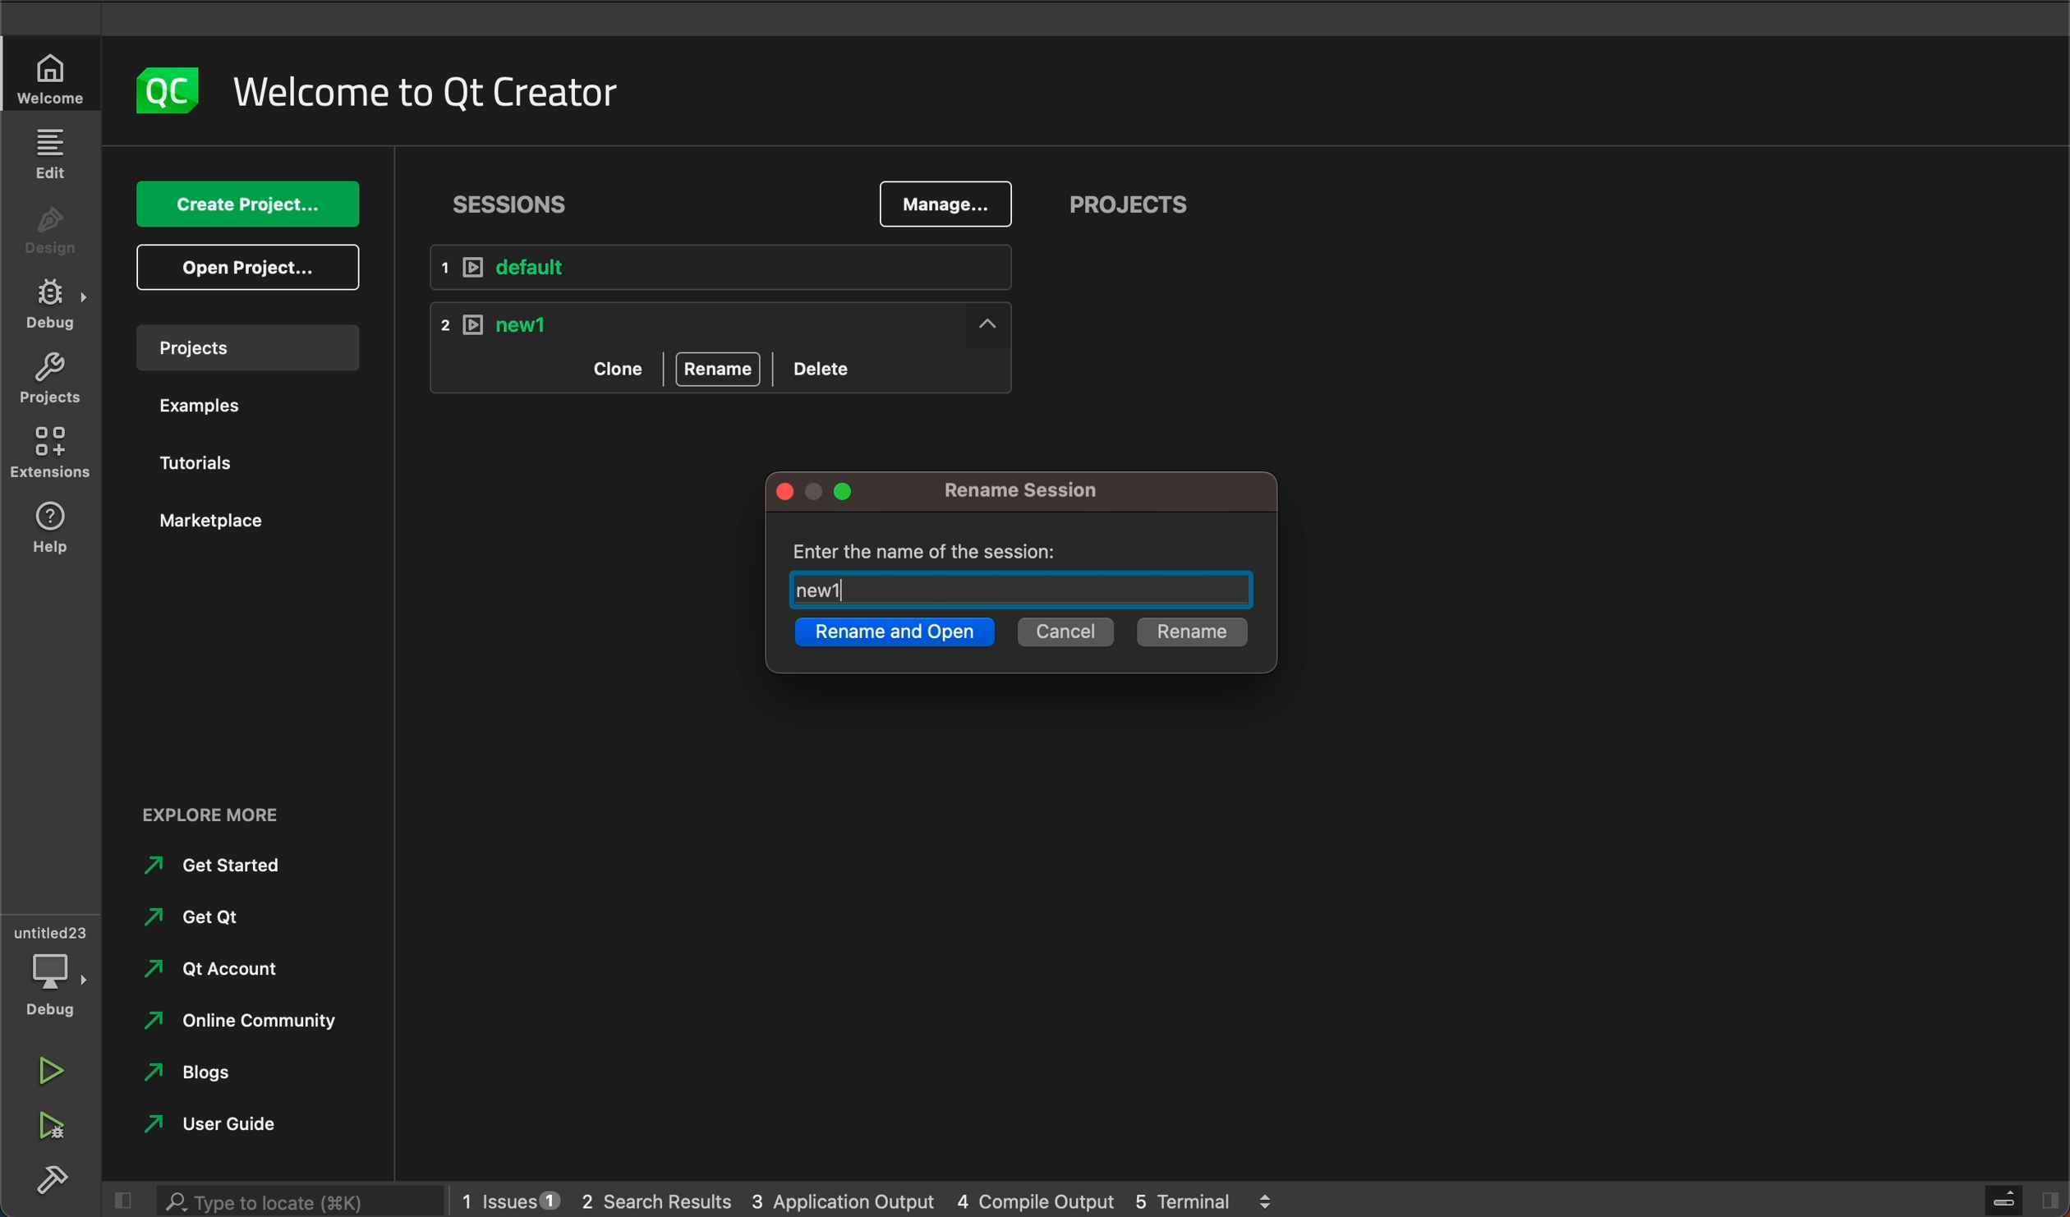 This screenshot has height=1217, width=2070. I want to click on blogs, so click(200, 1072).